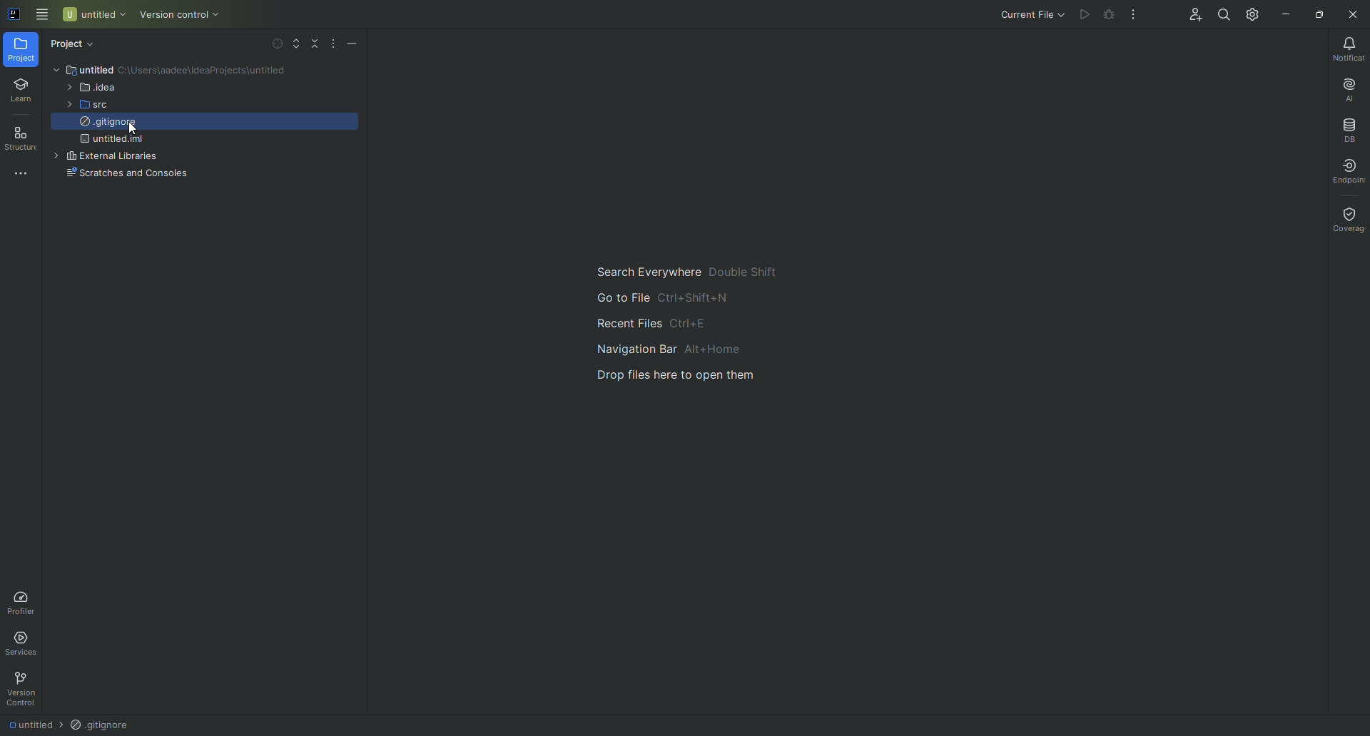  I want to click on Coverage, so click(1344, 218).